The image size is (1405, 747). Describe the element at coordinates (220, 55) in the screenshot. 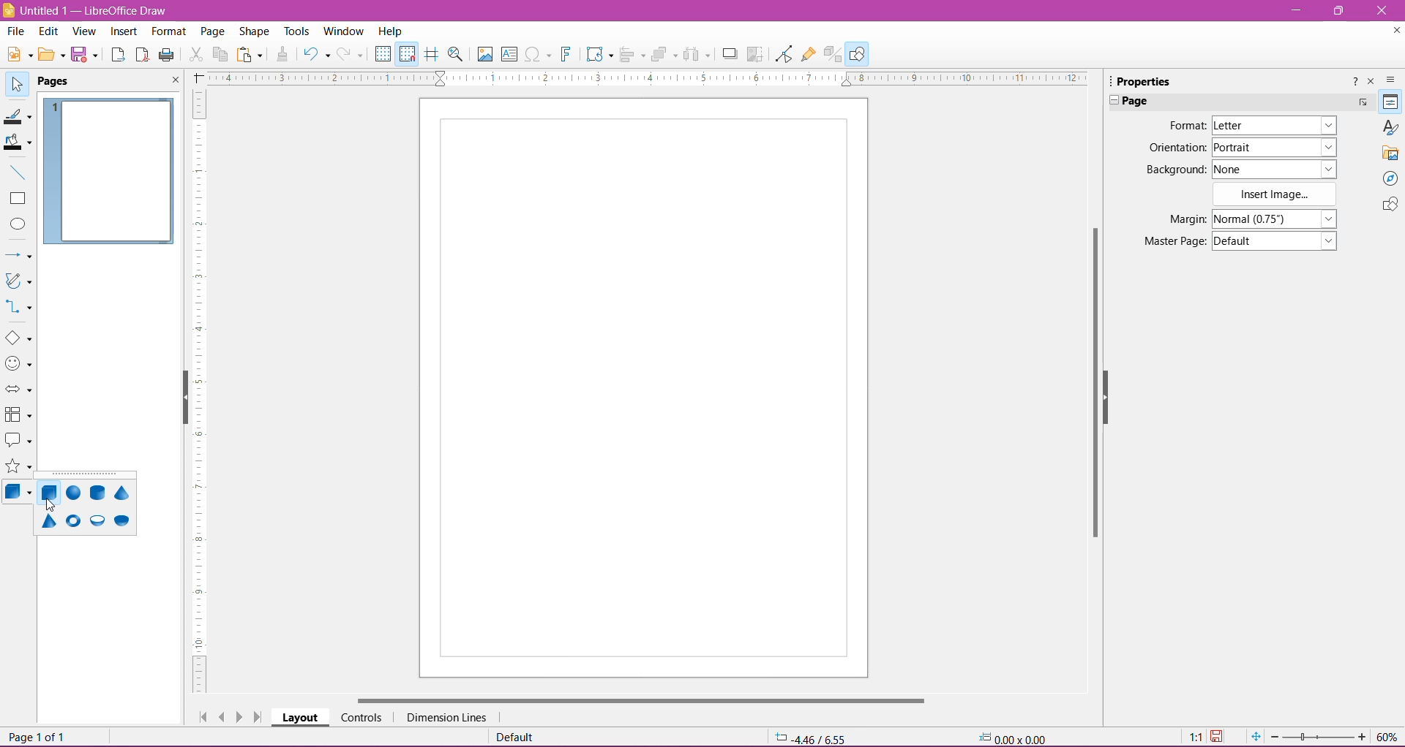

I see `Copy` at that location.